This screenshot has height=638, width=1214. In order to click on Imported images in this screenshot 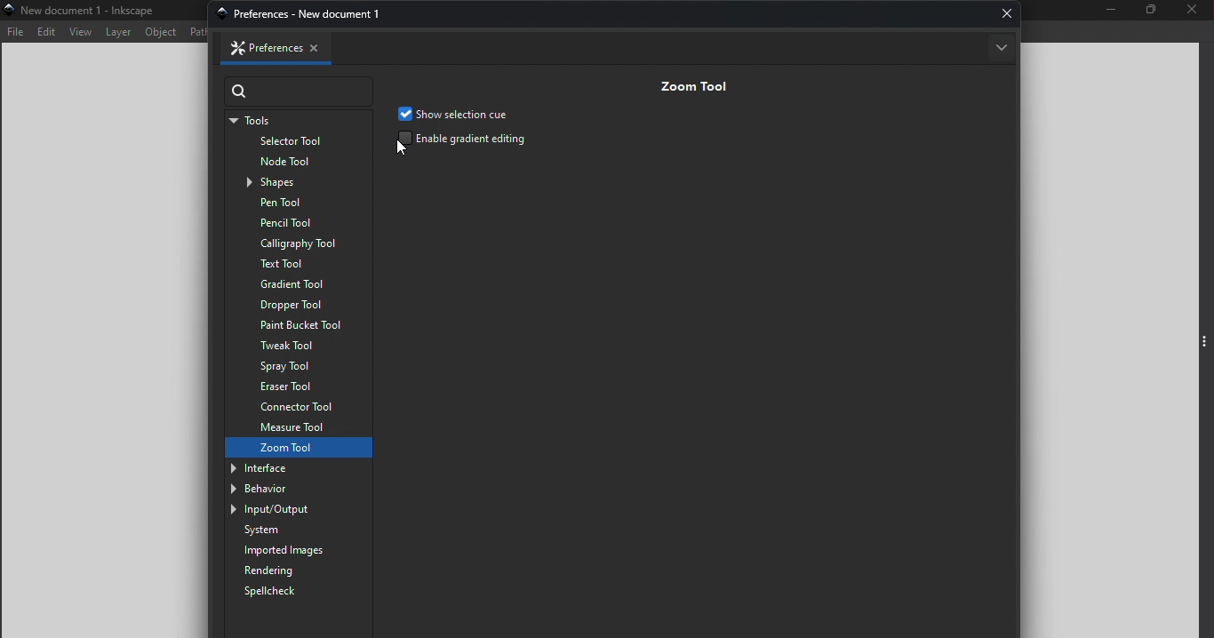, I will do `click(292, 550)`.